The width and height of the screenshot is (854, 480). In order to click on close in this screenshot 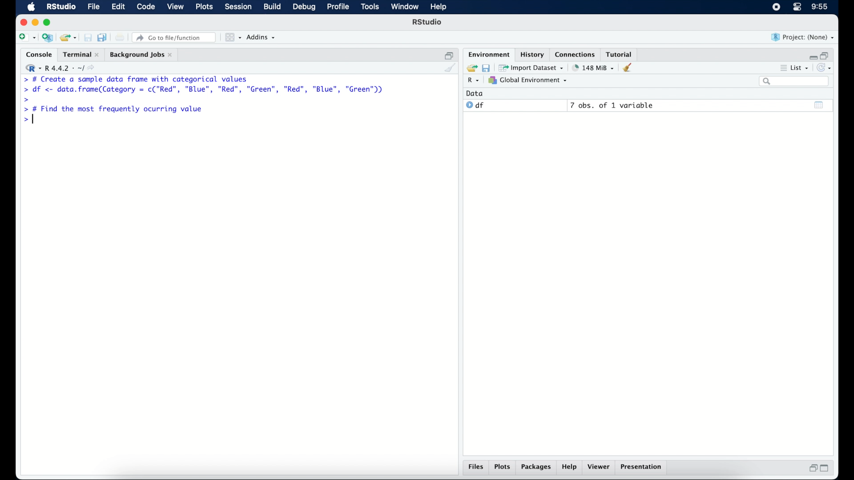, I will do `click(22, 22)`.